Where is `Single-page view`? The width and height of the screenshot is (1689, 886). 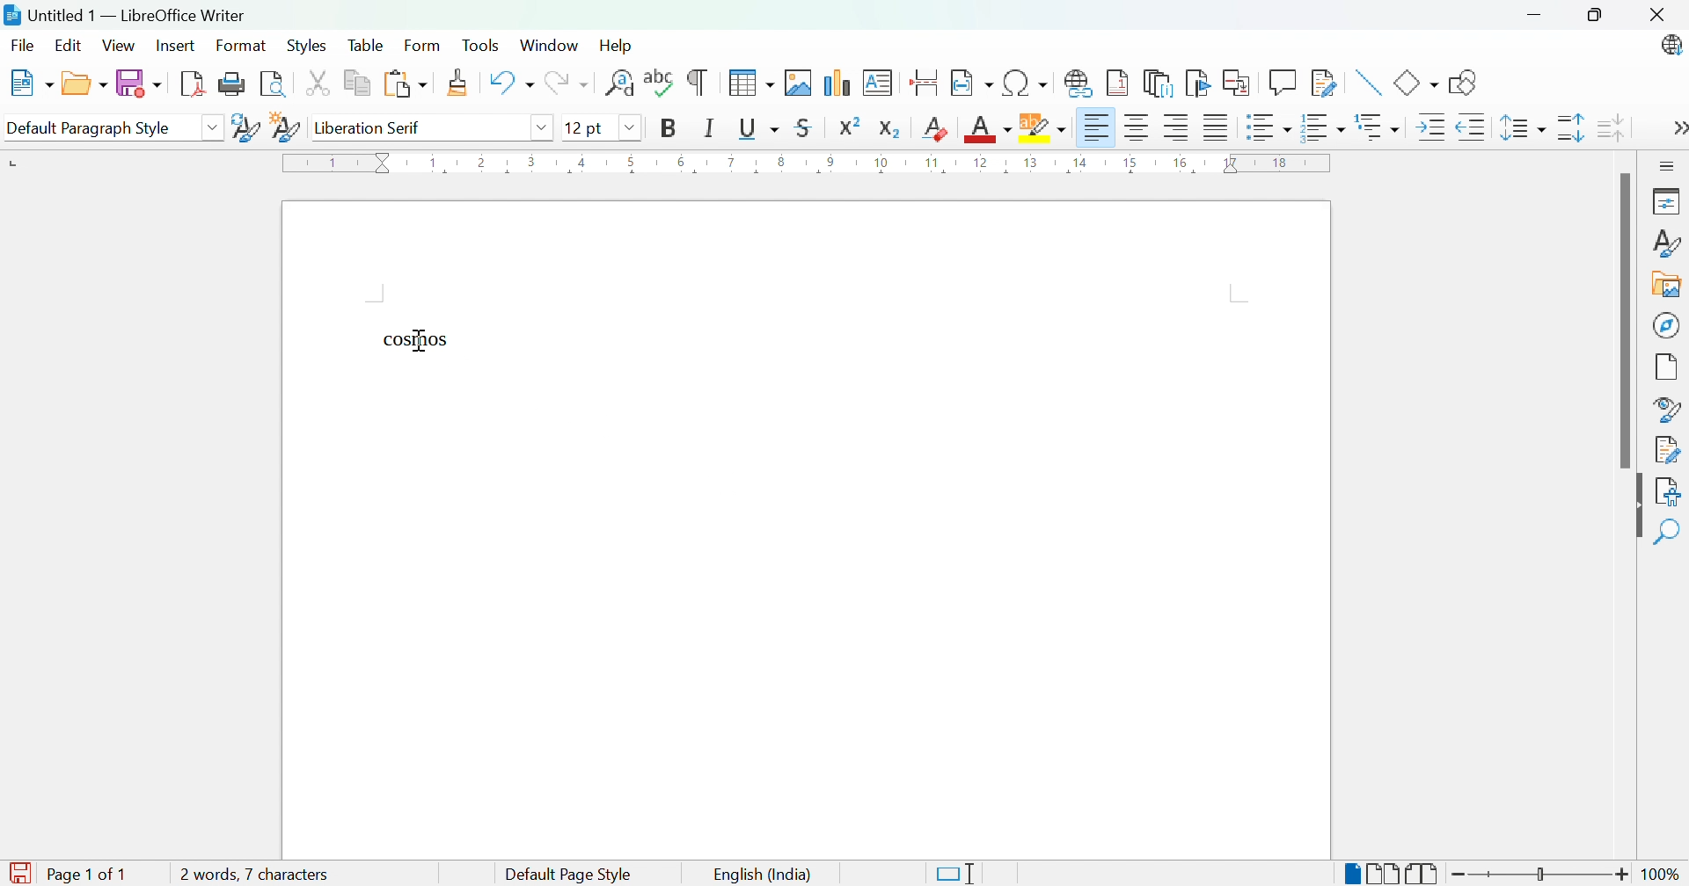
Single-page view is located at coordinates (1349, 875).